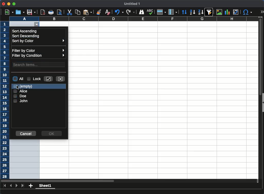 Image resolution: width=264 pixels, height=194 pixels. I want to click on maximize, so click(14, 4).